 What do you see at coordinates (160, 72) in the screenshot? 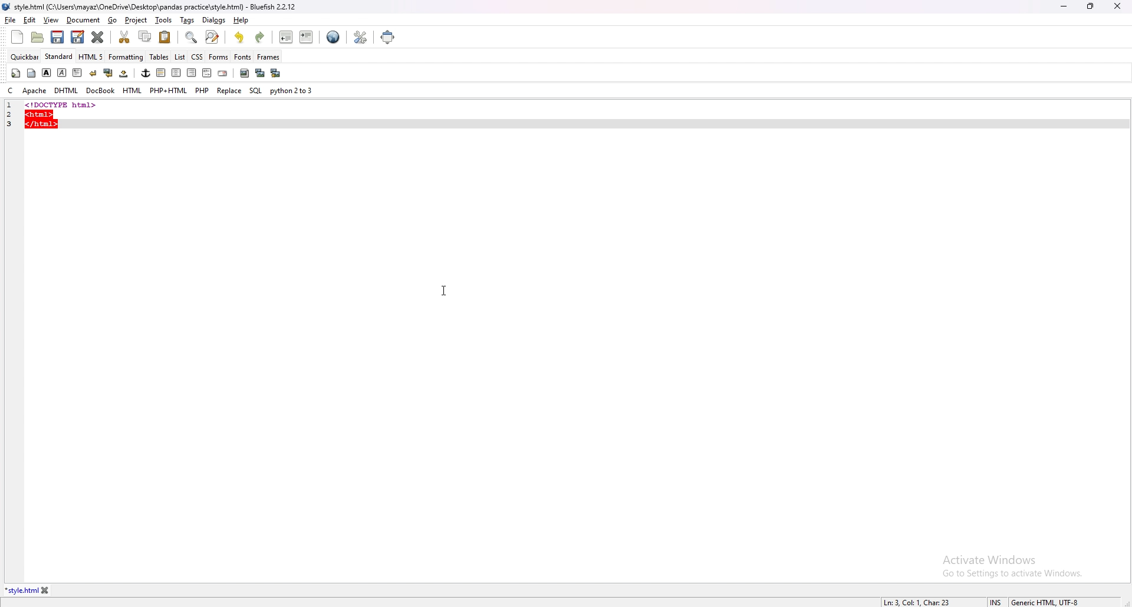
I see `left indent` at bounding box center [160, 72].